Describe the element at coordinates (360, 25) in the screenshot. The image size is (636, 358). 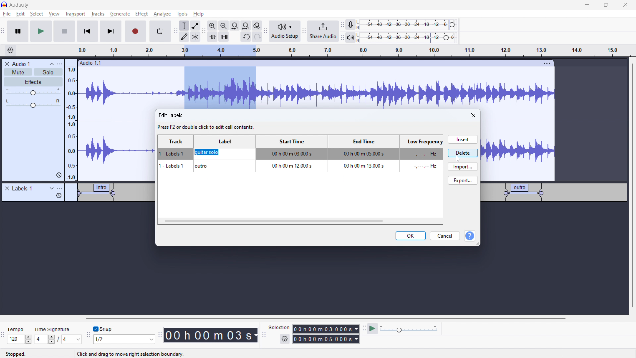
I see `left and right channels` at that location.